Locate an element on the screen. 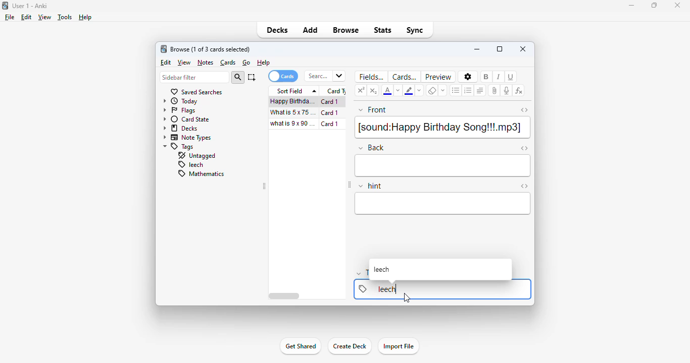  create deck is located at coordinates (349, 346).